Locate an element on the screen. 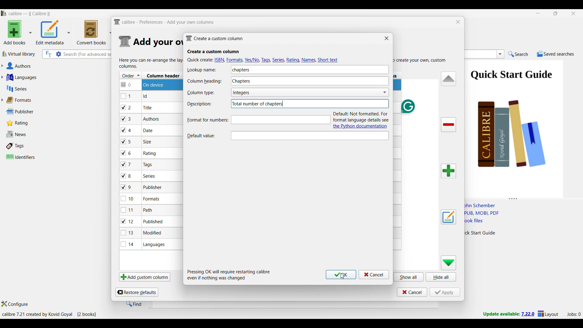  Delete column is located at coordinates (449, 125).